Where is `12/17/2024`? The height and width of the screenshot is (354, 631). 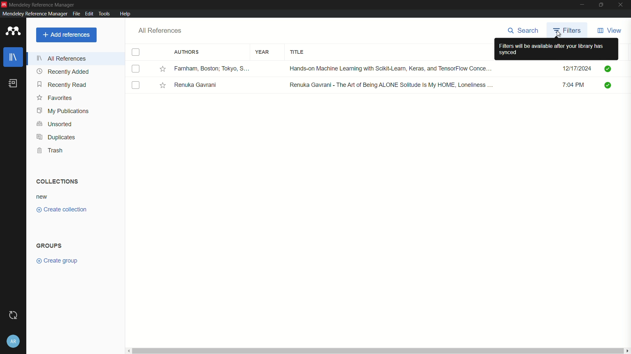
12/17/2024 is located at coordinates (577, 68).